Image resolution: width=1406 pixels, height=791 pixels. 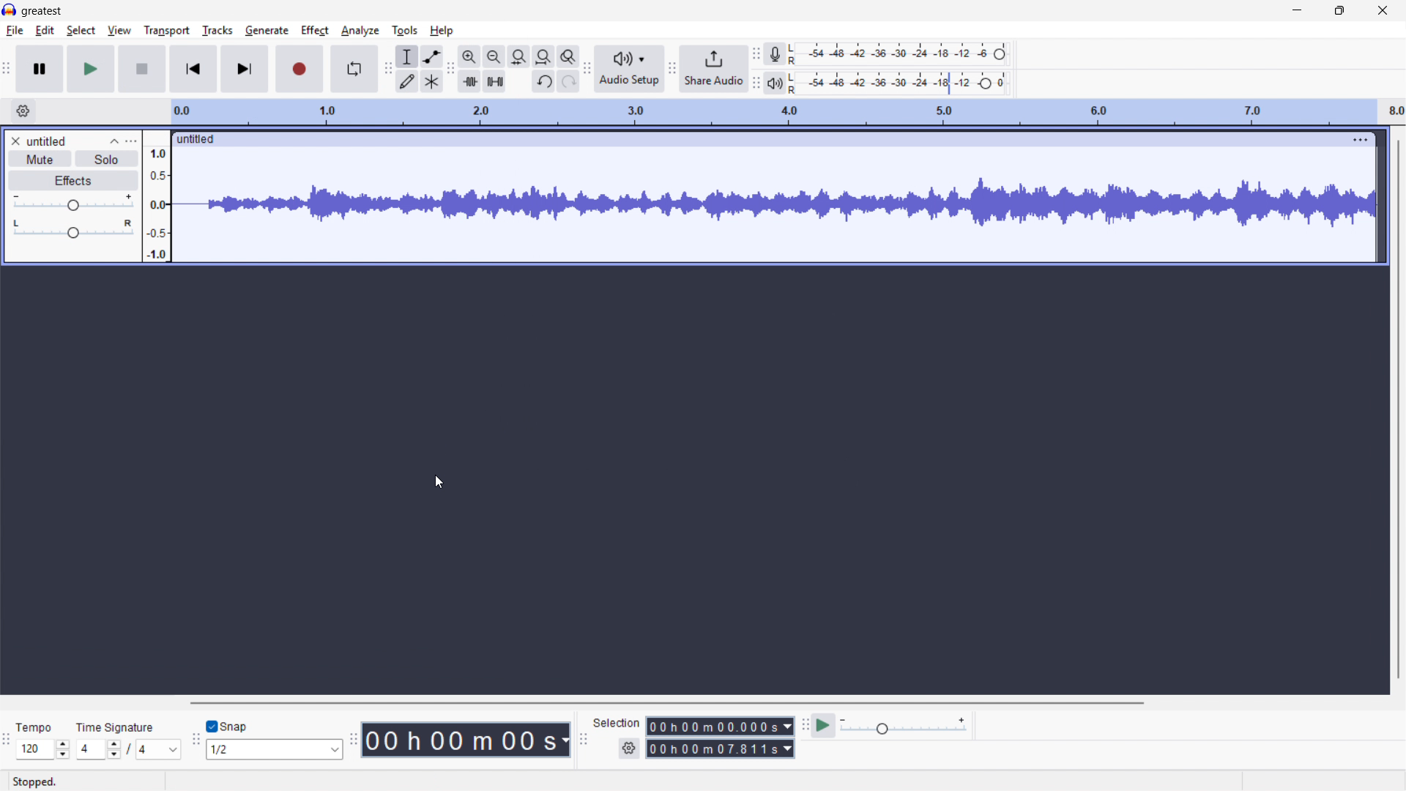 I want to click on skip to end, so click(x=246, y=69).